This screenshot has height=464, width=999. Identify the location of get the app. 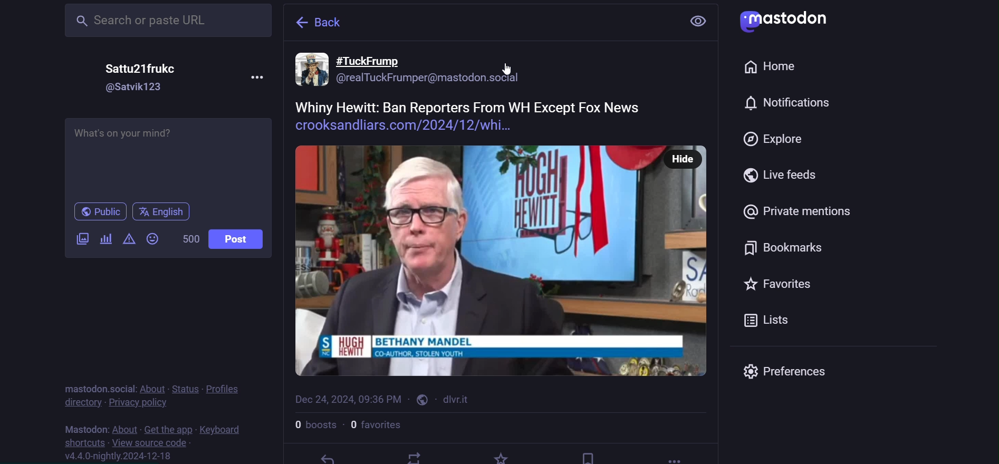
(166, 428).